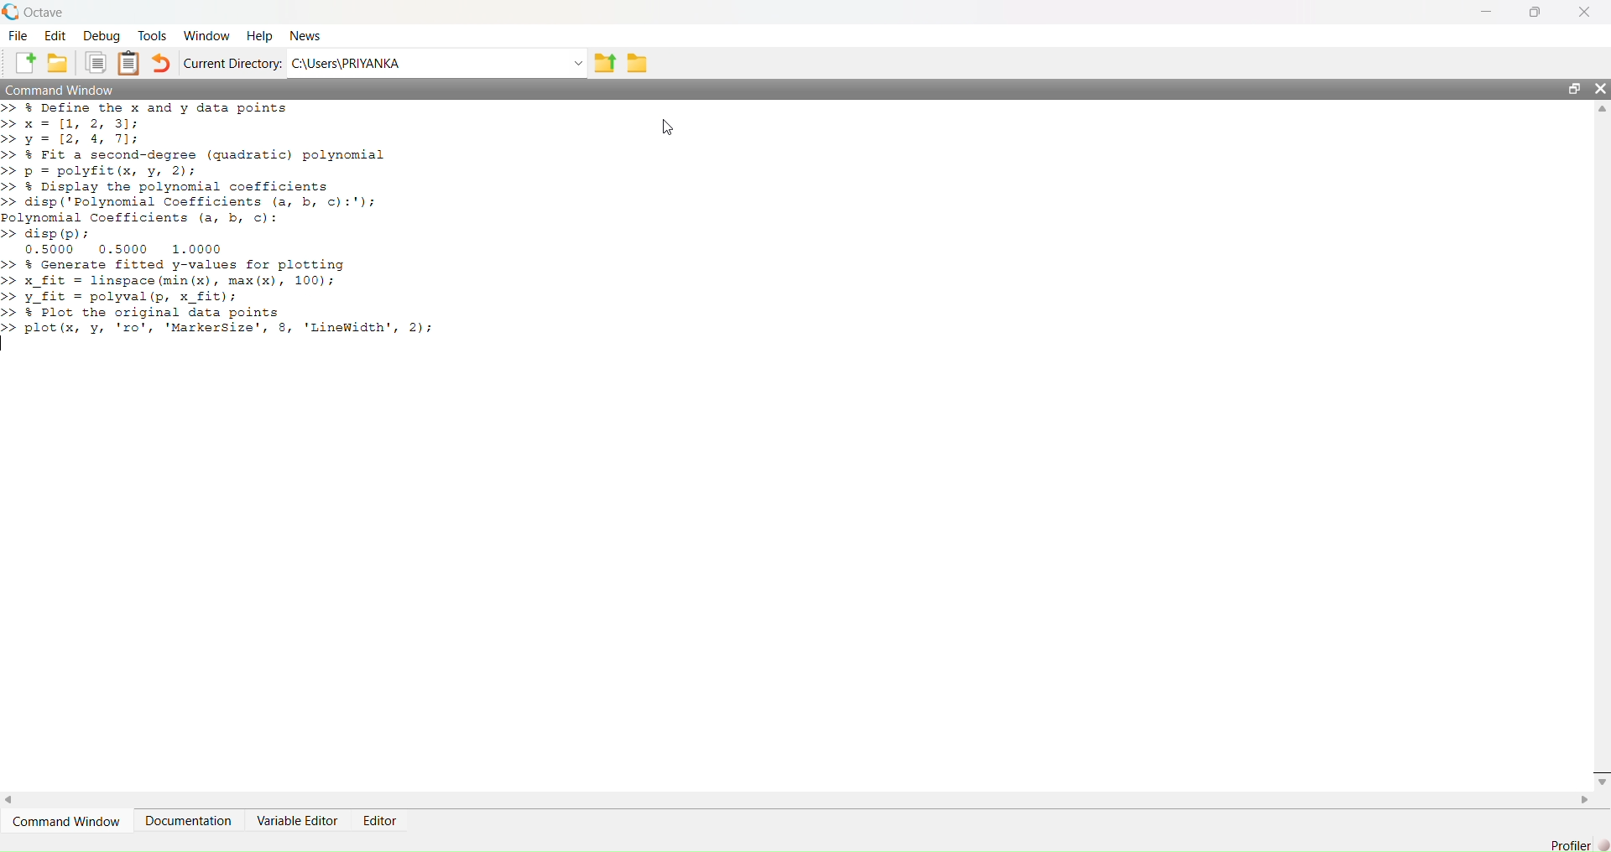 The width and height of the screenshot is (1611, 852). What do you see at coordinates (1585, 802) in the screenshot?
I see `Right` at bounding box center [1585, 802].